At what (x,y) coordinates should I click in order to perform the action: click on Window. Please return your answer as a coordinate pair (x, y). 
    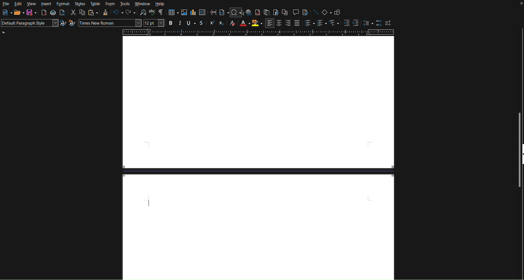
    Looking at the image, I should click on (143, 4).